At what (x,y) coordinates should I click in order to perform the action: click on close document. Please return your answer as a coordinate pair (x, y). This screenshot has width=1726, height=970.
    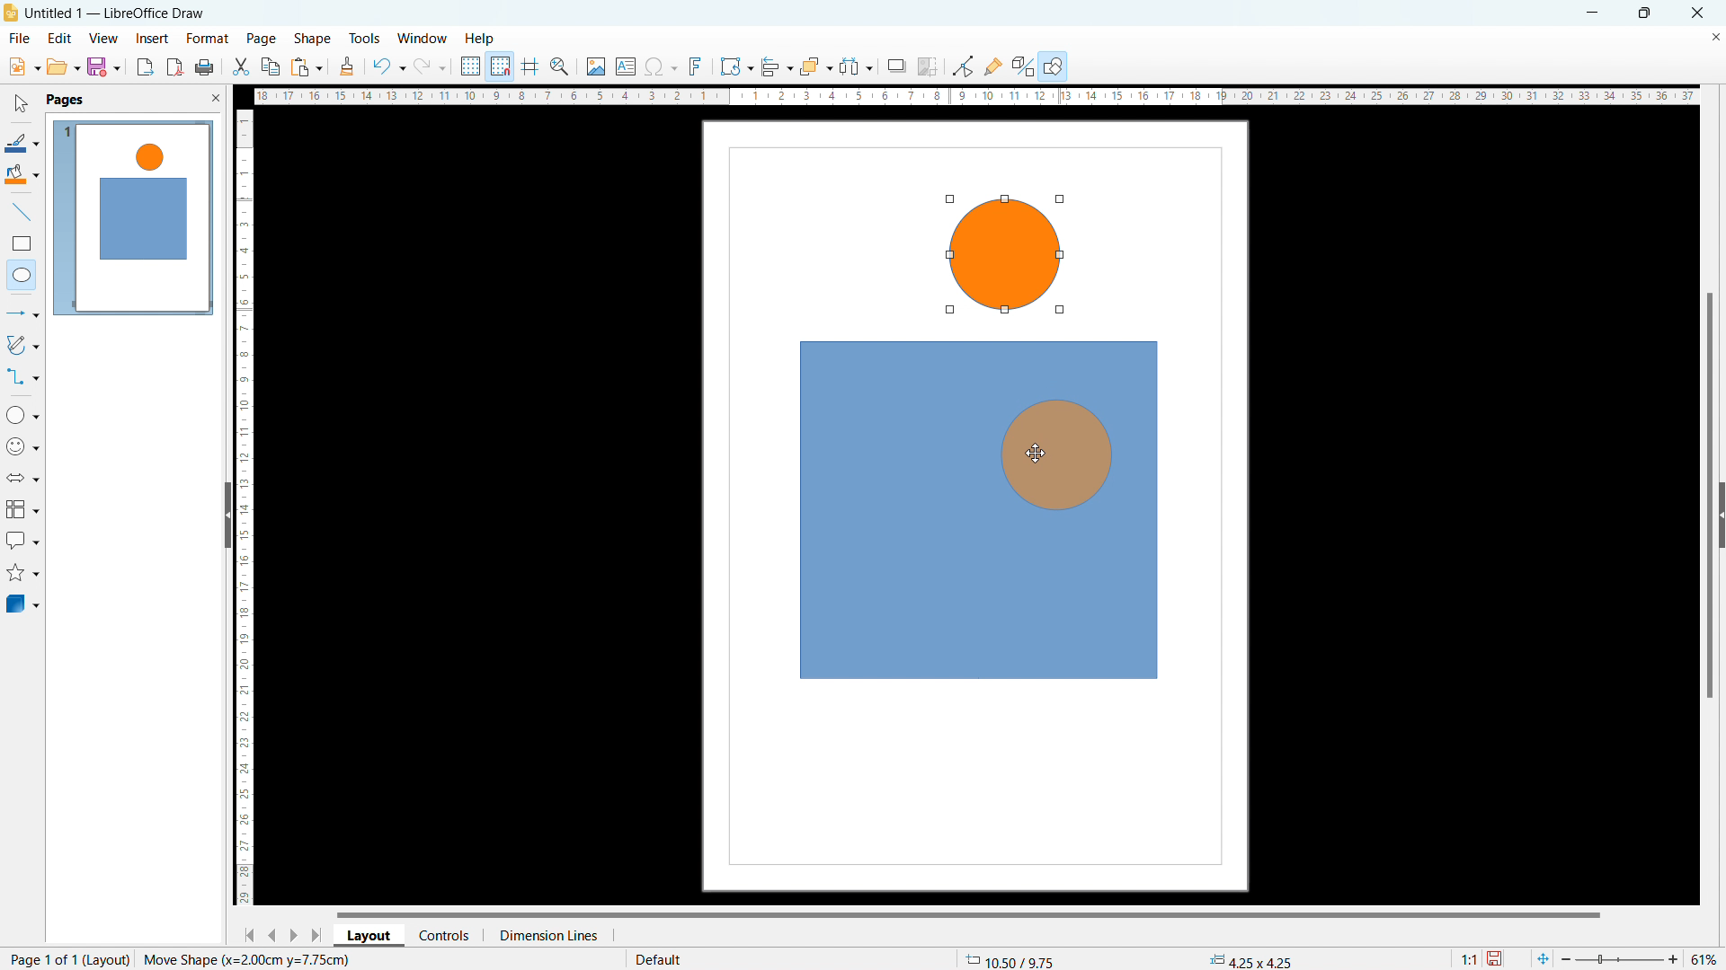
    Looking at the image, I should click on (1715, 36).